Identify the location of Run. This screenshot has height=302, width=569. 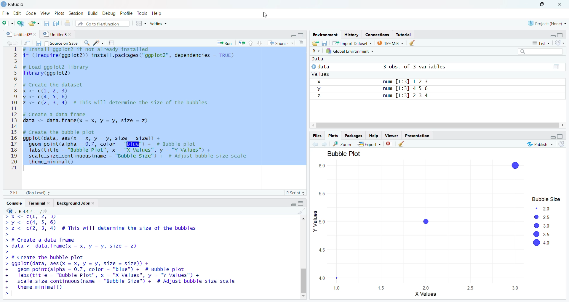
(222, 43).